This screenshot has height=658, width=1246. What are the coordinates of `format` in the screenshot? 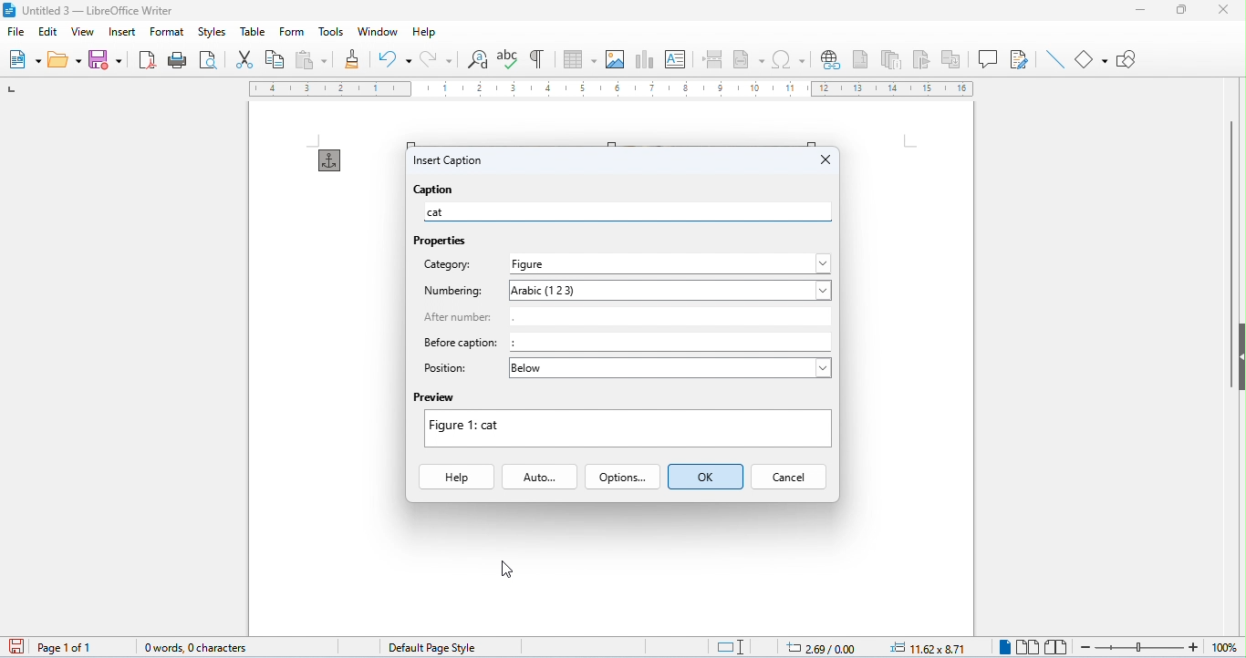 It's located at (167, 32).